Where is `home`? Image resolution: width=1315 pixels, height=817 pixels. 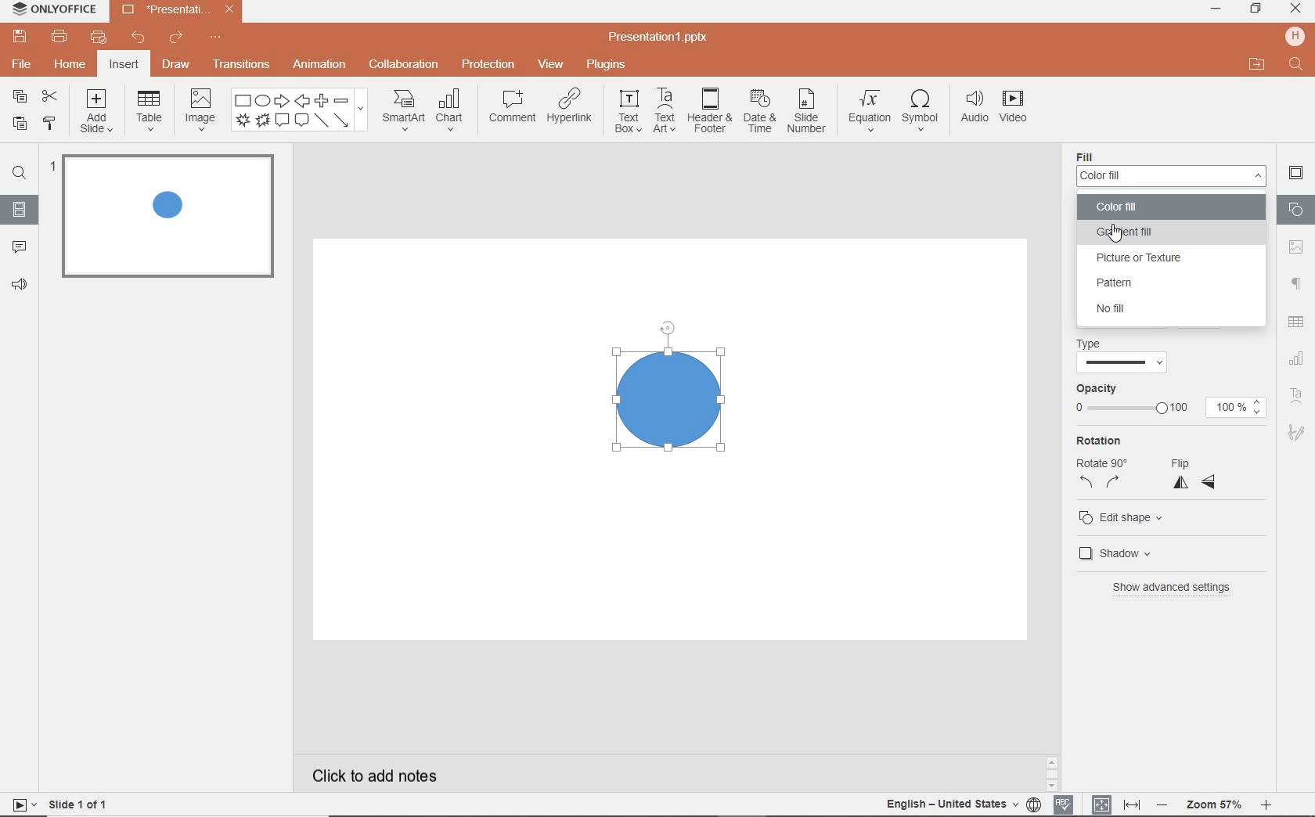
home is located at coordinates (72, 65).